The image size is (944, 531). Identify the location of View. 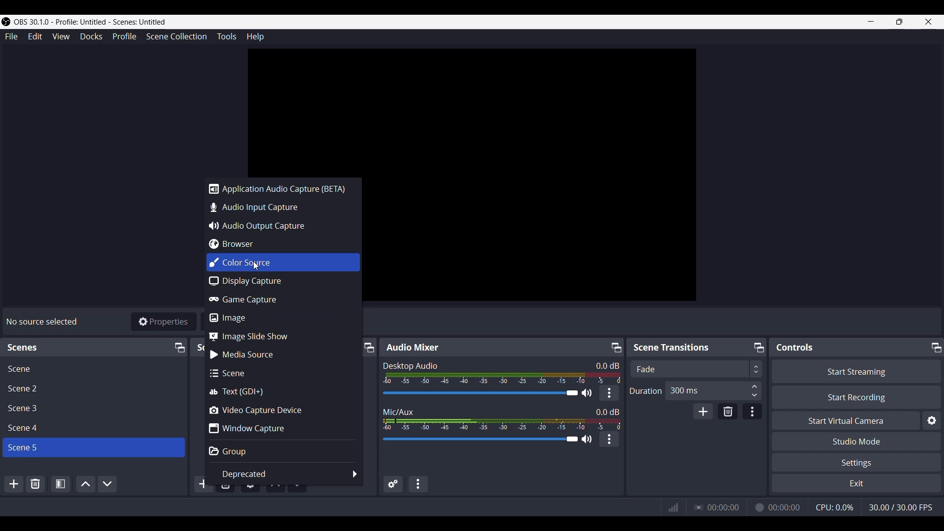
(60, 36).